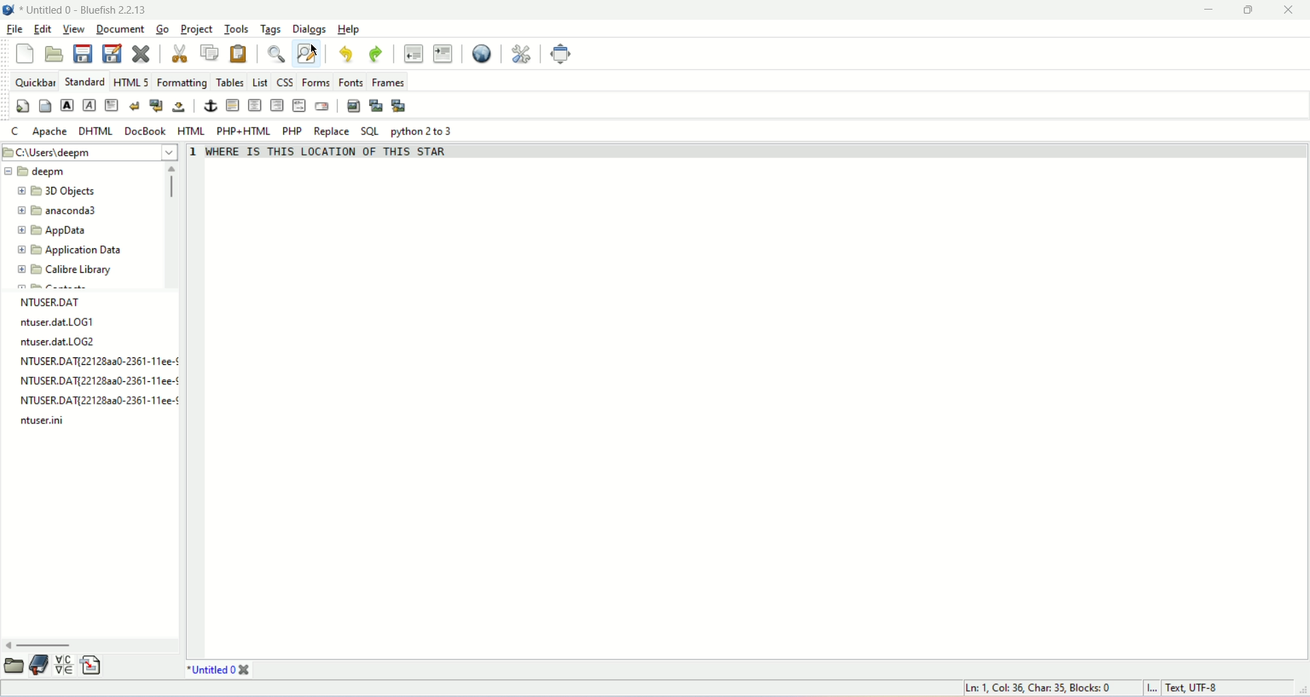 This screenshot has width=1310, height=697. I want to click on snippet, so click(89, 666).